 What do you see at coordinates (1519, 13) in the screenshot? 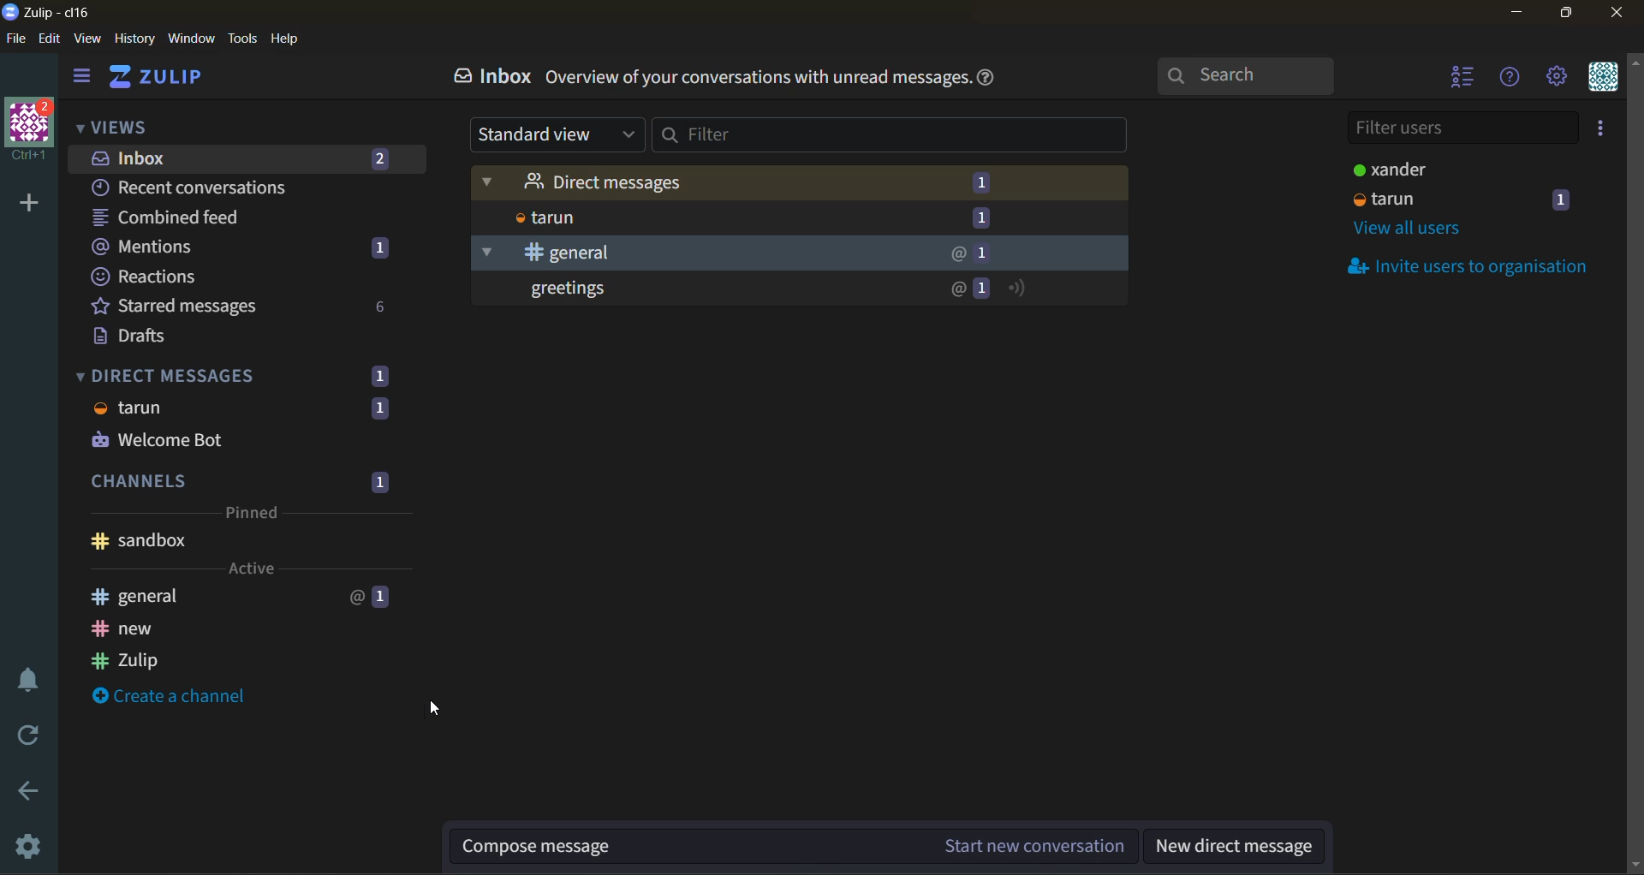
I see `minimize` at bounding box center [1519, 13].